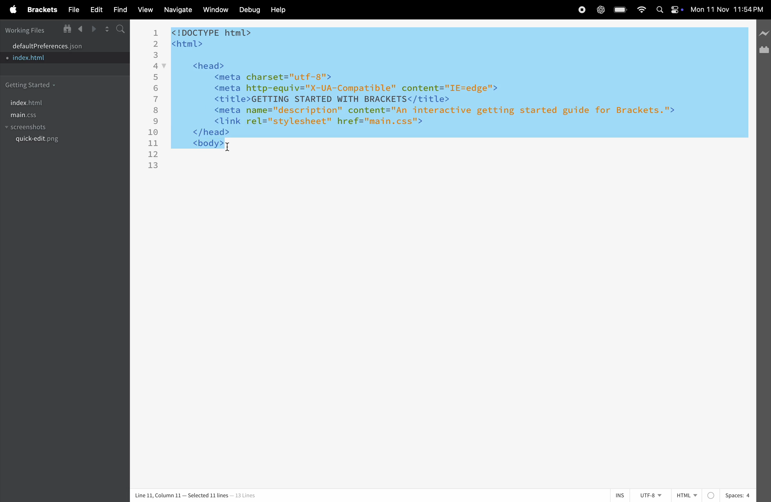 This screenshot has height=502, width=771. What do you see at coordinates (154, 166) in the screenshot?
I see `13` at bounding box center [154, 166].